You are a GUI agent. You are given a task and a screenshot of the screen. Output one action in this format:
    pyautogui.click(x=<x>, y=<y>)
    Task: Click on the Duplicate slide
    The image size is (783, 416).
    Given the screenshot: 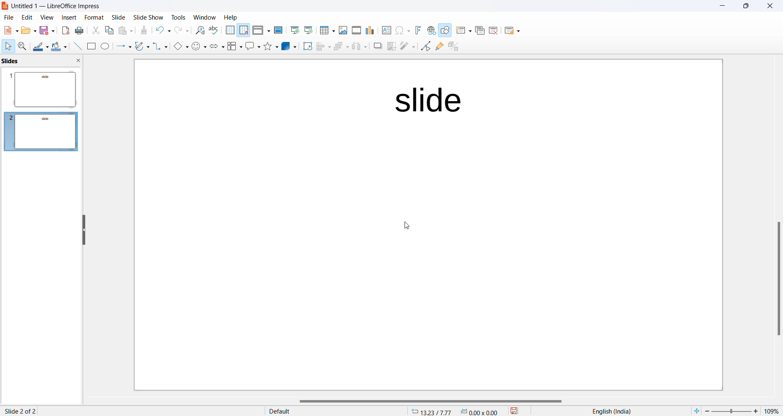 What is the action you would take?
    pyautogui.click(x=478, y=32)
    